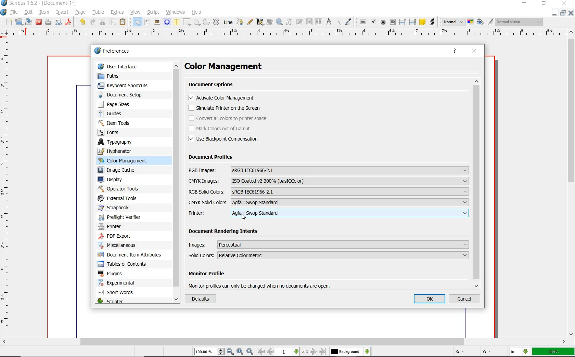  Describe the element at coordinates (349, 22) in the screenshot. I see `eye dropper` at that location.